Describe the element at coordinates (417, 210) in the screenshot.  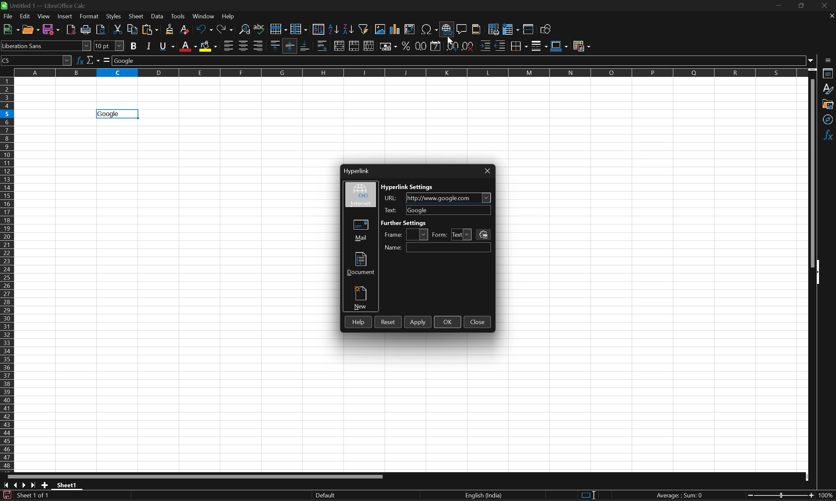
I see `Google` at that location.